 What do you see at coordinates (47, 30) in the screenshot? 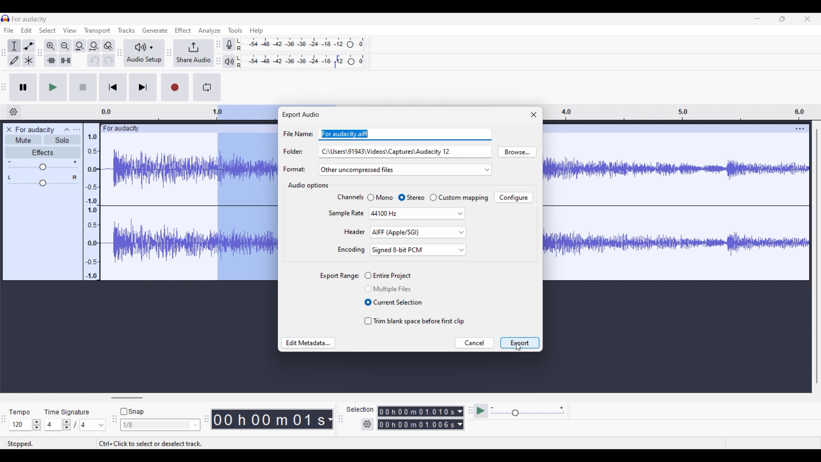
I see `Select menu` at bounding box center [47, 30].